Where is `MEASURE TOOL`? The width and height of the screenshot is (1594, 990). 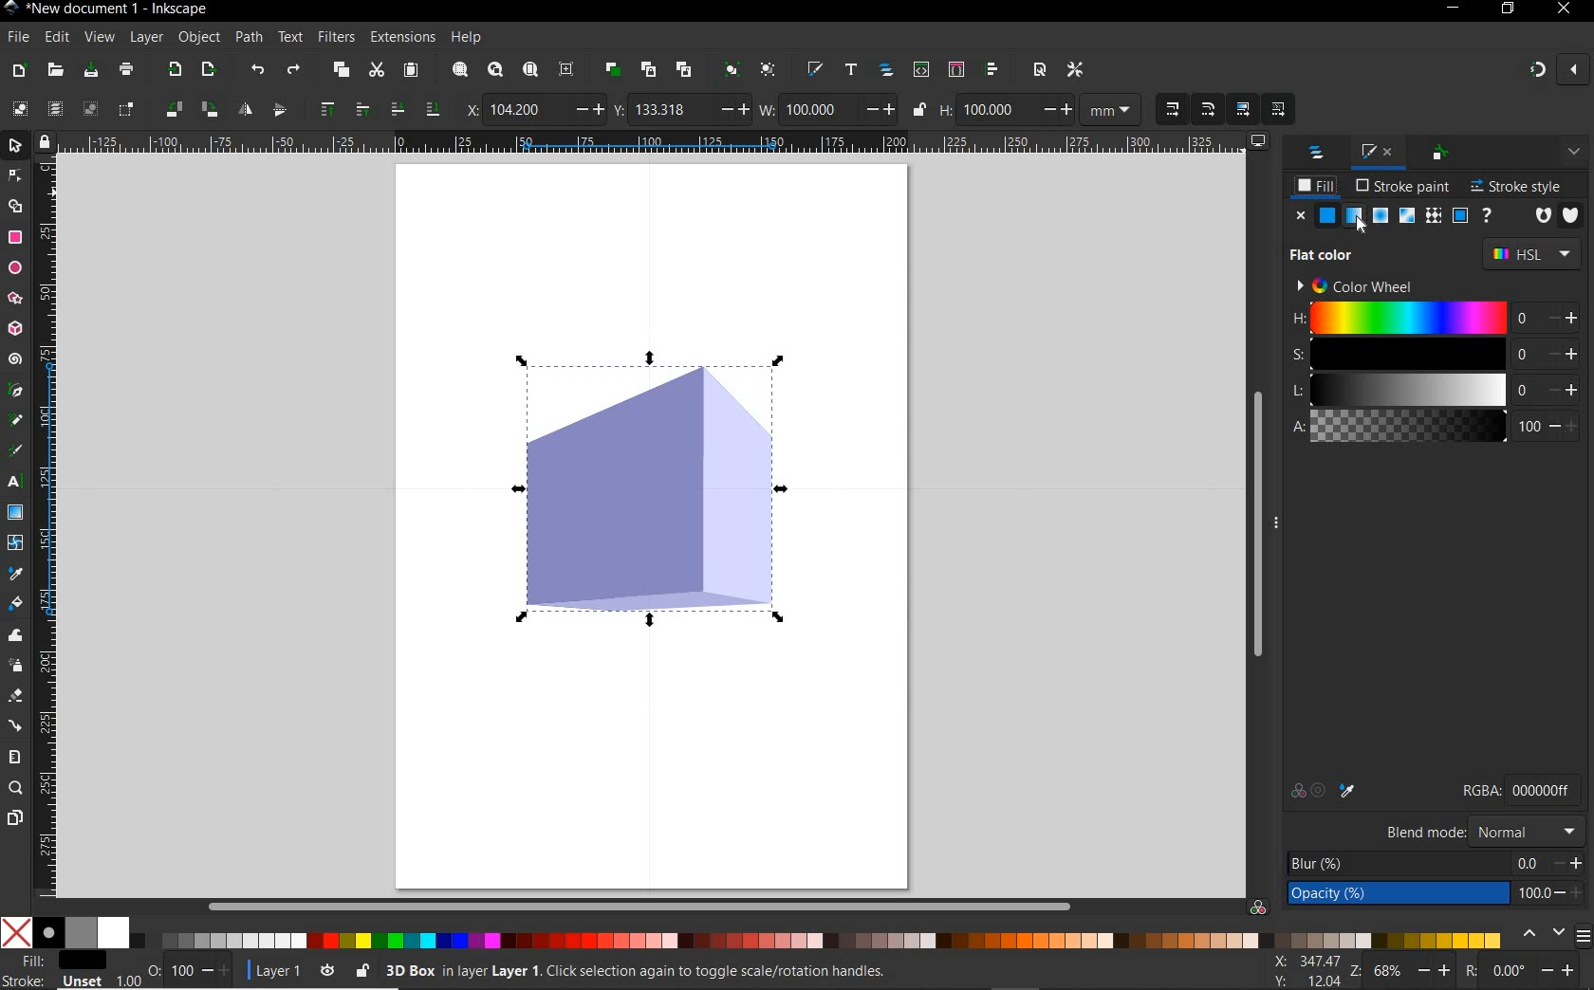
MEASURE TOOL is located at coordinates (15, 755).